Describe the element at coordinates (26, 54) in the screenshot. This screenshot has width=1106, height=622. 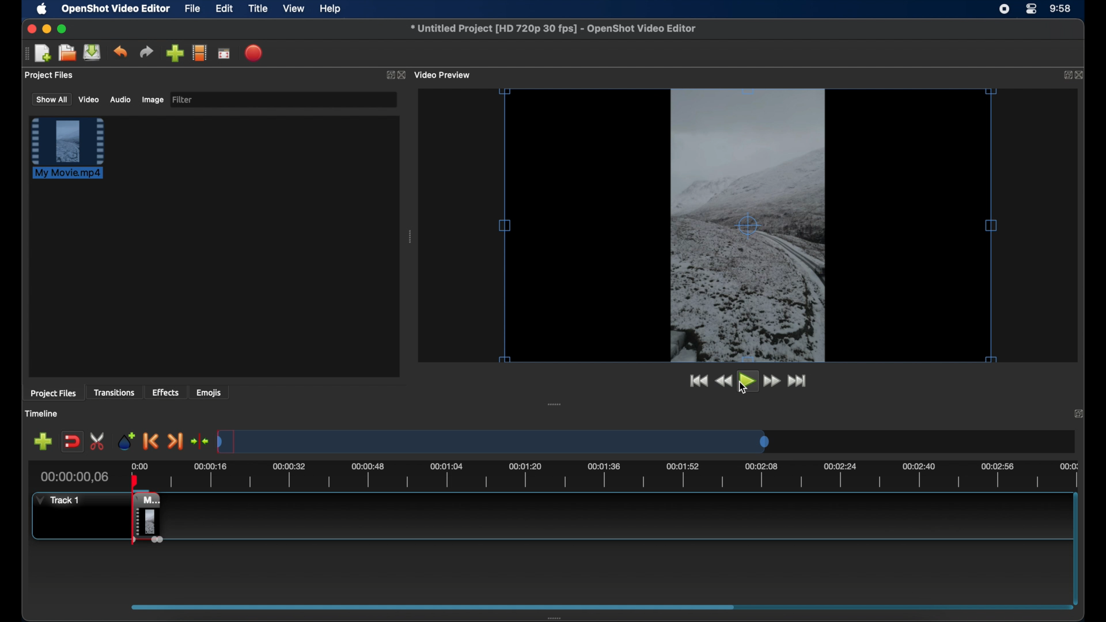
I see `drag handle` at that location.